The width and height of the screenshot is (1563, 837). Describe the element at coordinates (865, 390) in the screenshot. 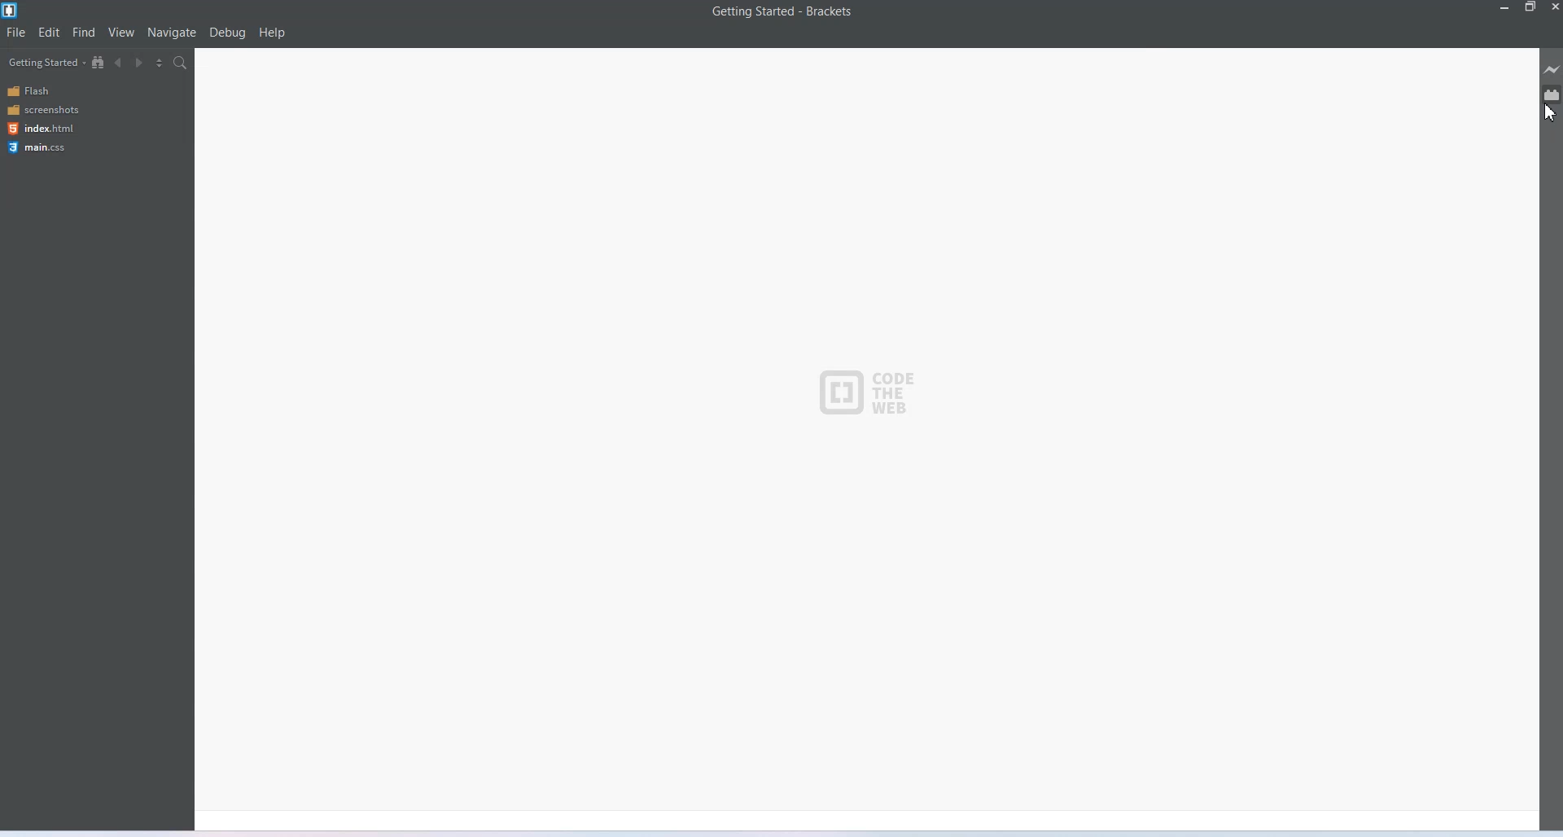

I see `Logo` at that location.